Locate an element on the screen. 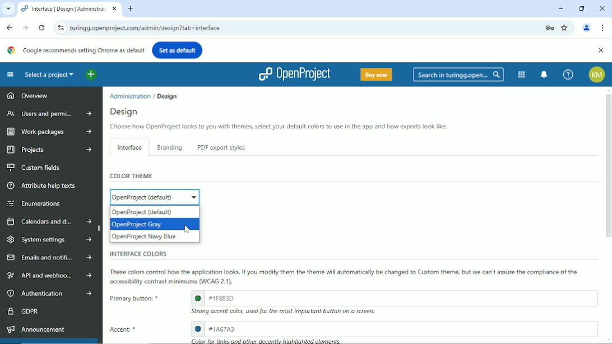 The image size is (612, 344). System settings is located at coordinates (49, 239).